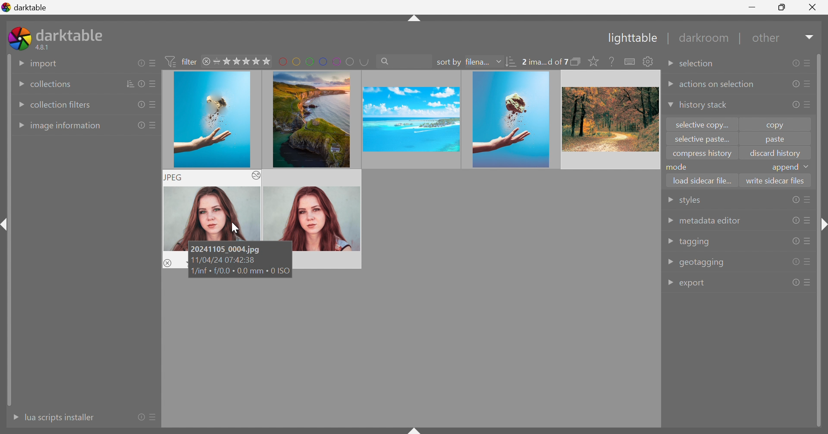 Image resolution: width=828 pixels, height=434 pixels. What do you see at coordinates (793, 84) in the screenshot?
I see `reset` at bounding box center [793, 84].